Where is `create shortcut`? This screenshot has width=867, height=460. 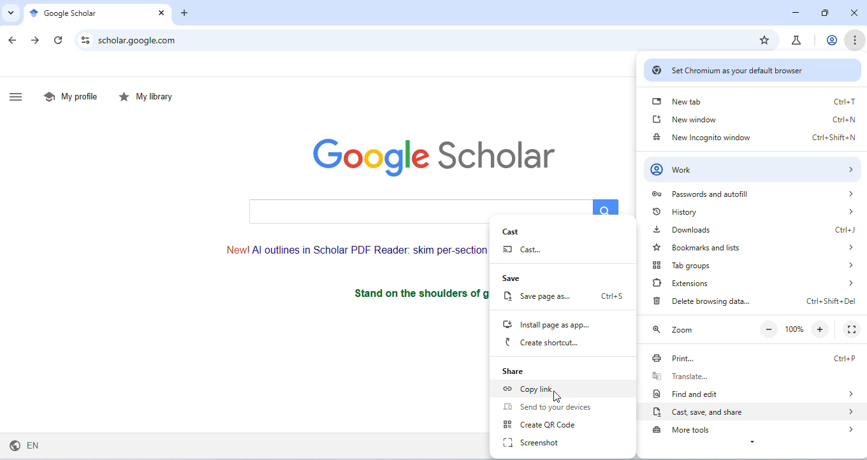
create shortcut is located at coordinates (547, 343).